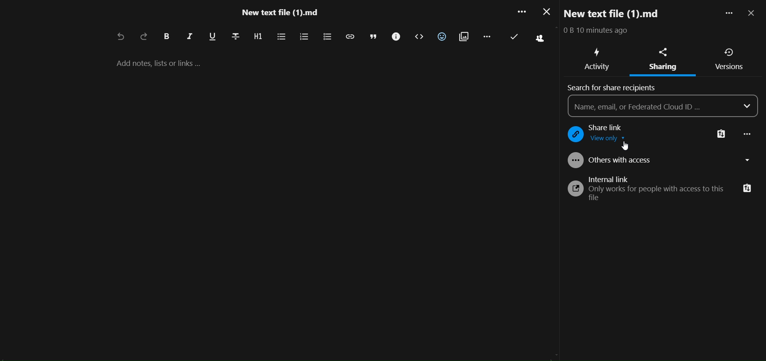 This screenshot has height=361, width=766. I want to click on more, so click(748, 135).